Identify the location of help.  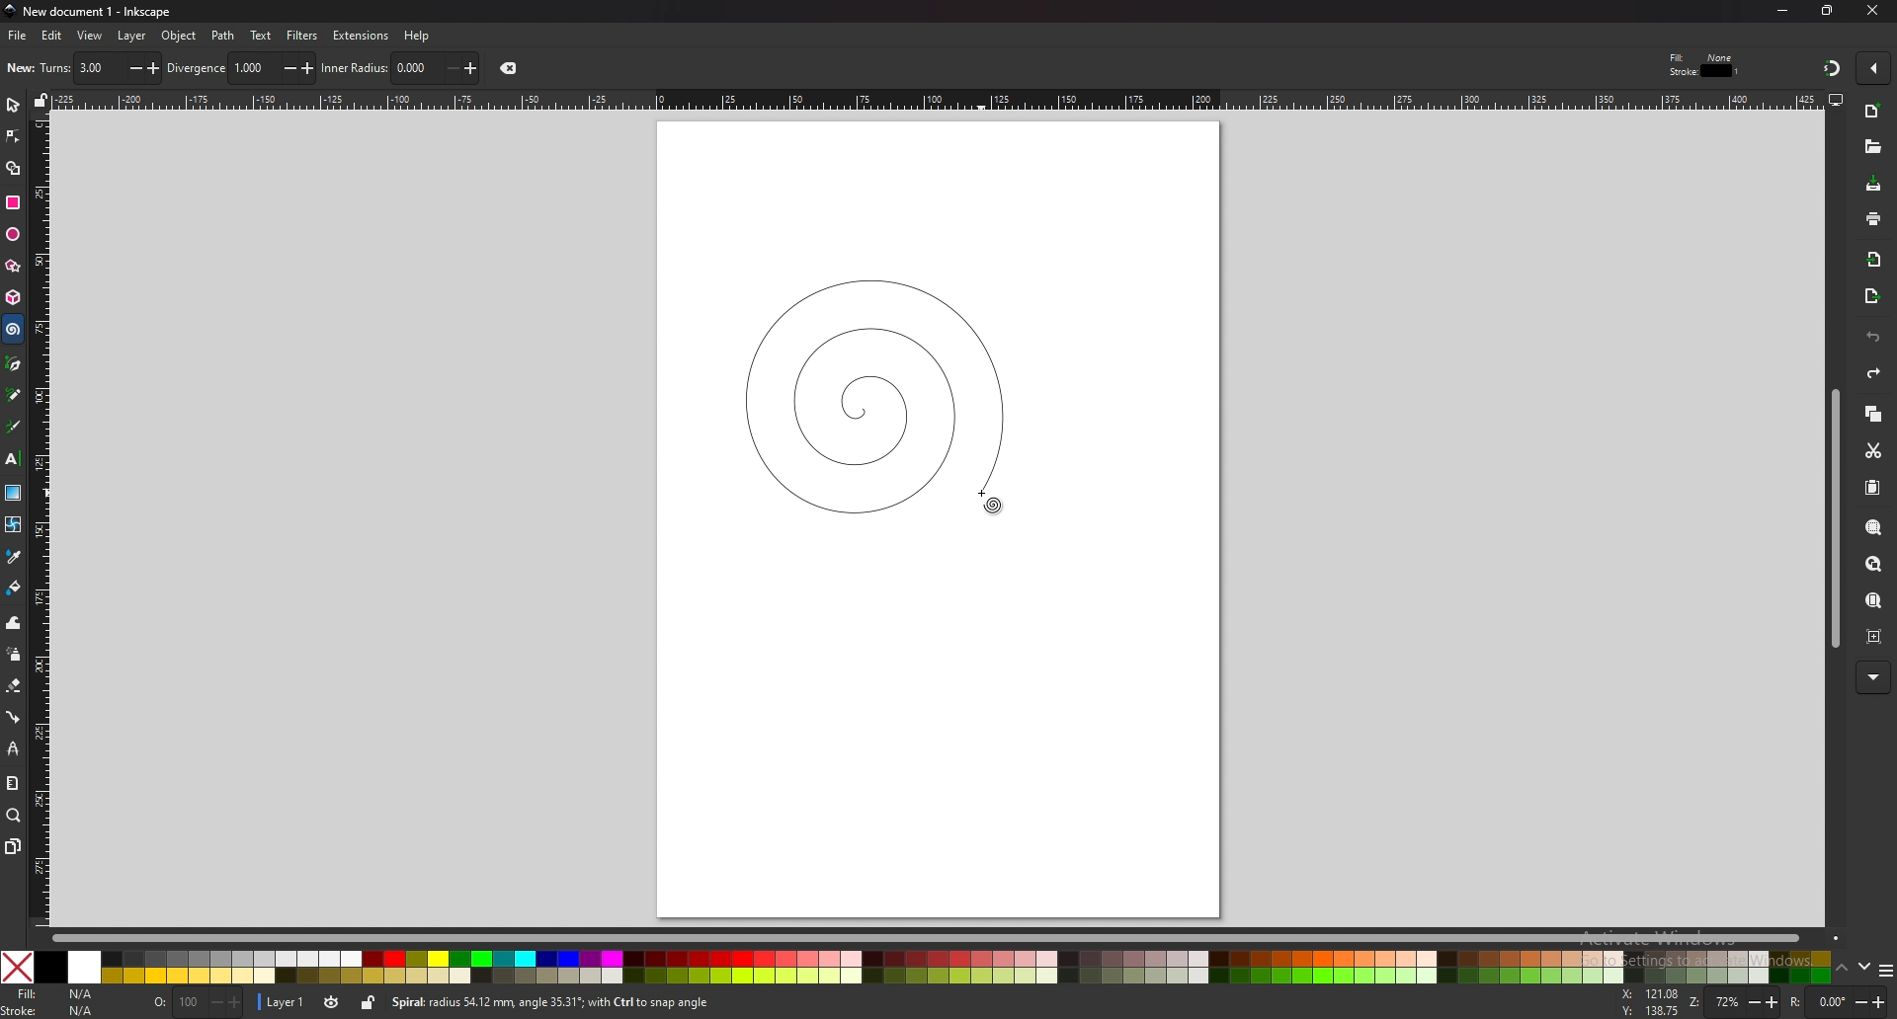
(417, 36).